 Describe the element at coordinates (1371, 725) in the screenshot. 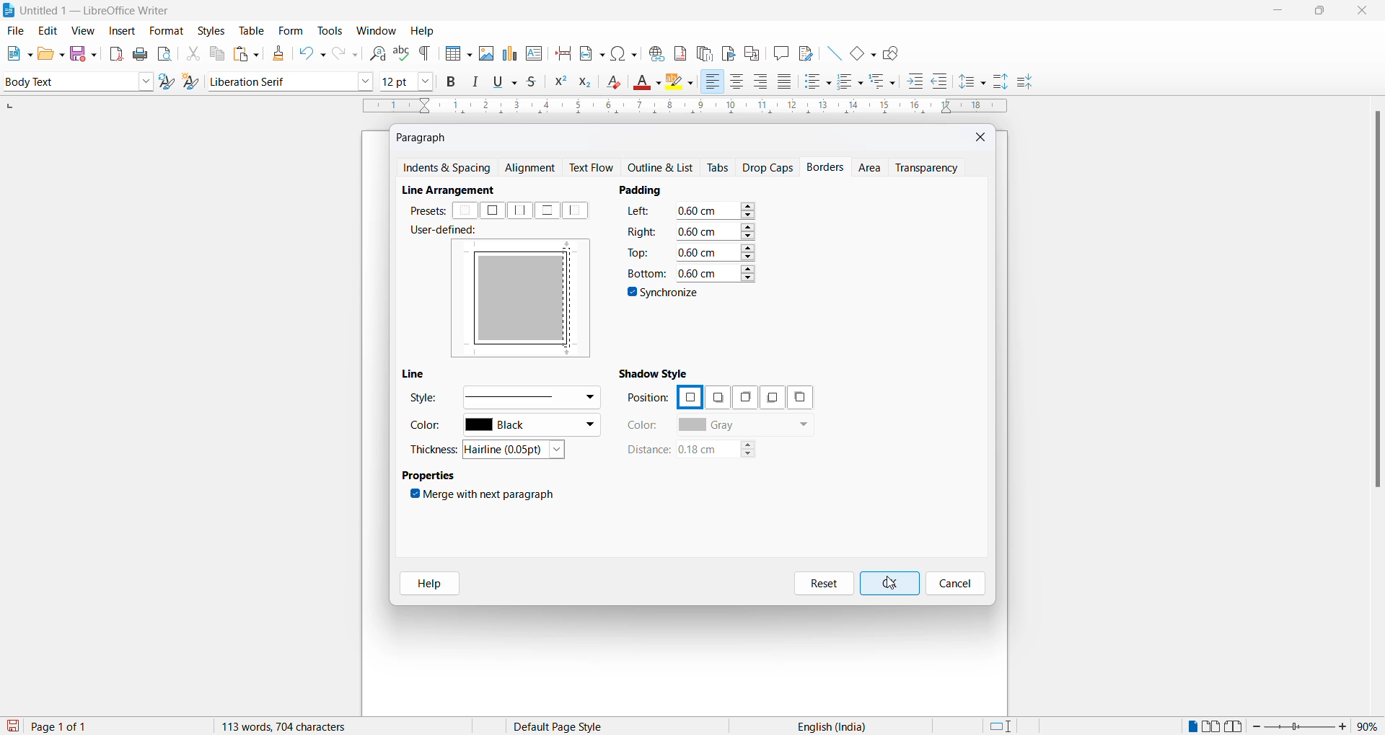

I see `zoom percentage` at that location.